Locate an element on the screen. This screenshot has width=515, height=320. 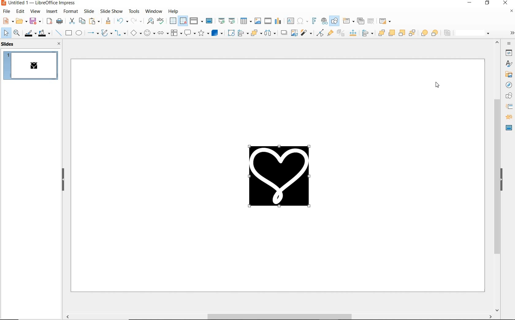
line color is located at coordinates (30, 33).